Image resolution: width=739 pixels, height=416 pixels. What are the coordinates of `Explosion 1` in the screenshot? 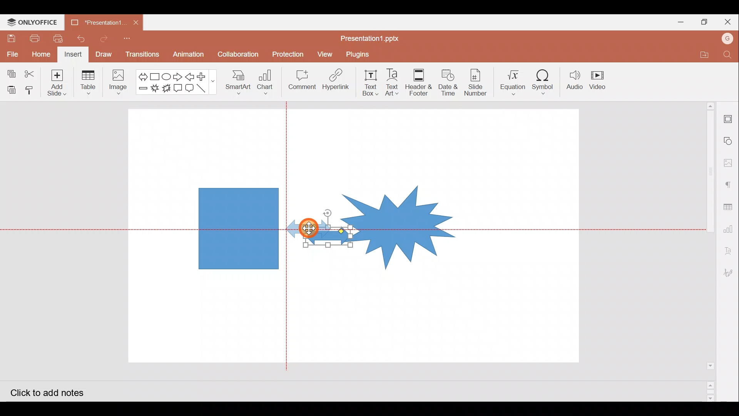 It's located at (155, 88).